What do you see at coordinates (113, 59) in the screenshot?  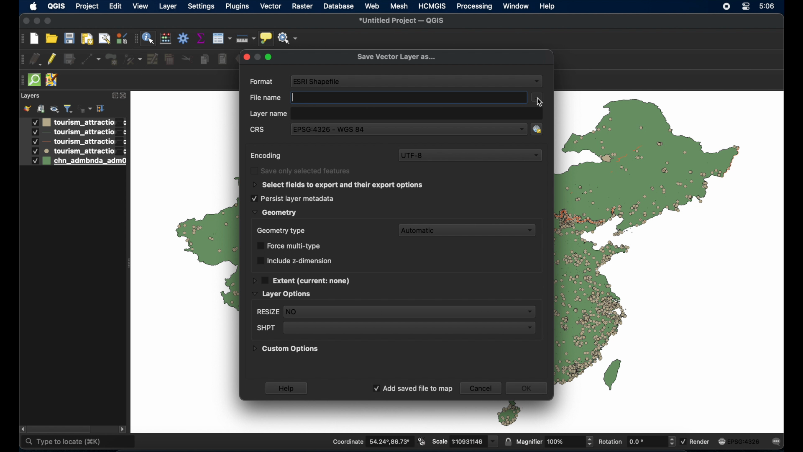 I see `add polygon feature` at bounding box center [113, 59].